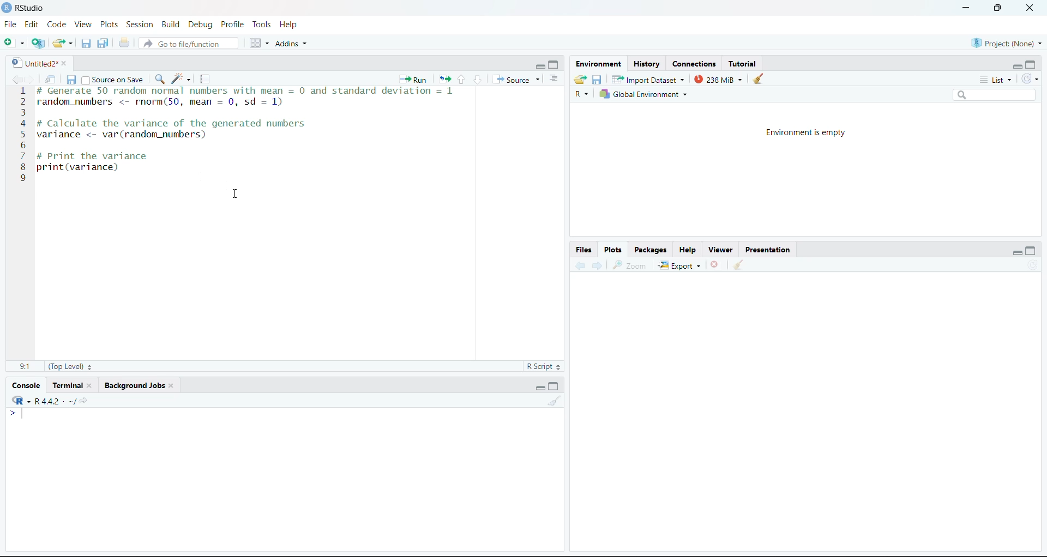 The image size is (1047, 557). I want to click on clear, so click(759, 78).